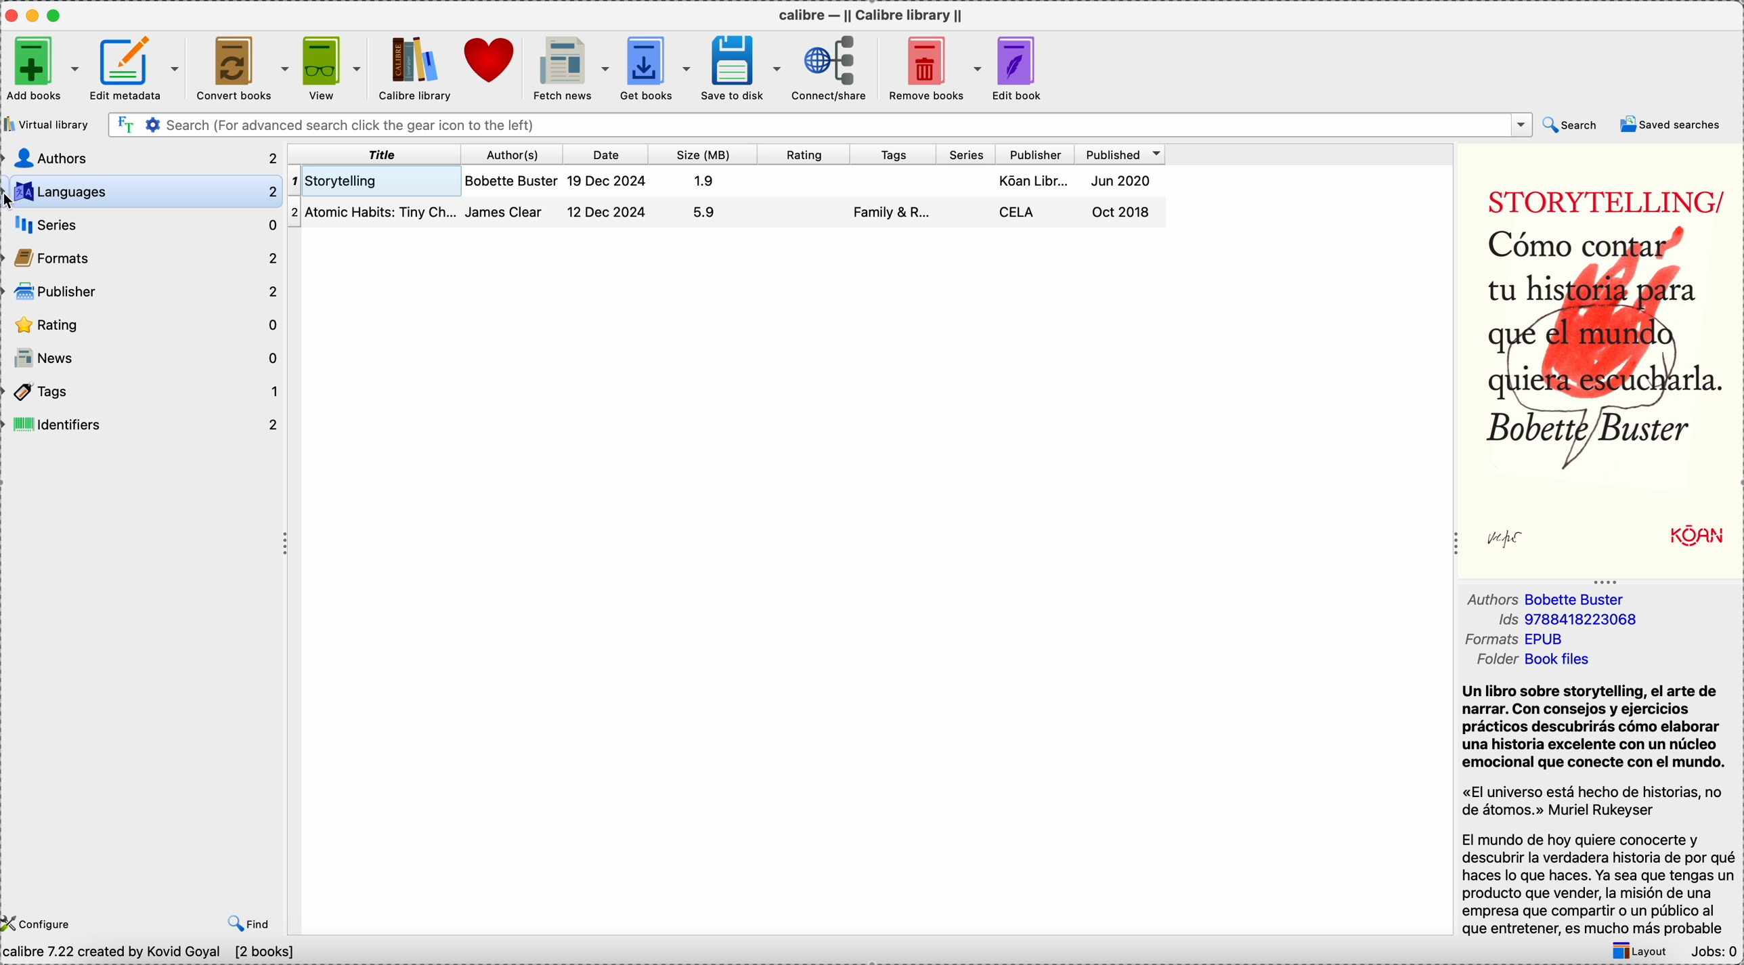 This screenshot has height=965, width=1744. Describe the element at coordinates (1576, 125) in the screenshot. I see `search` at that location.